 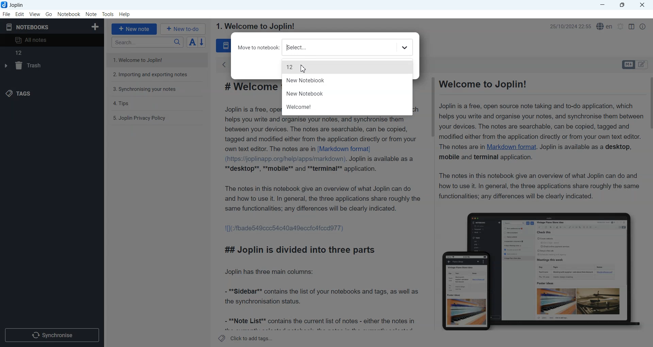 What do you see at coordinates (151, 76) in the screenshot?
I see `2. Importing and exporting notes` at bounding box center [151, 76].